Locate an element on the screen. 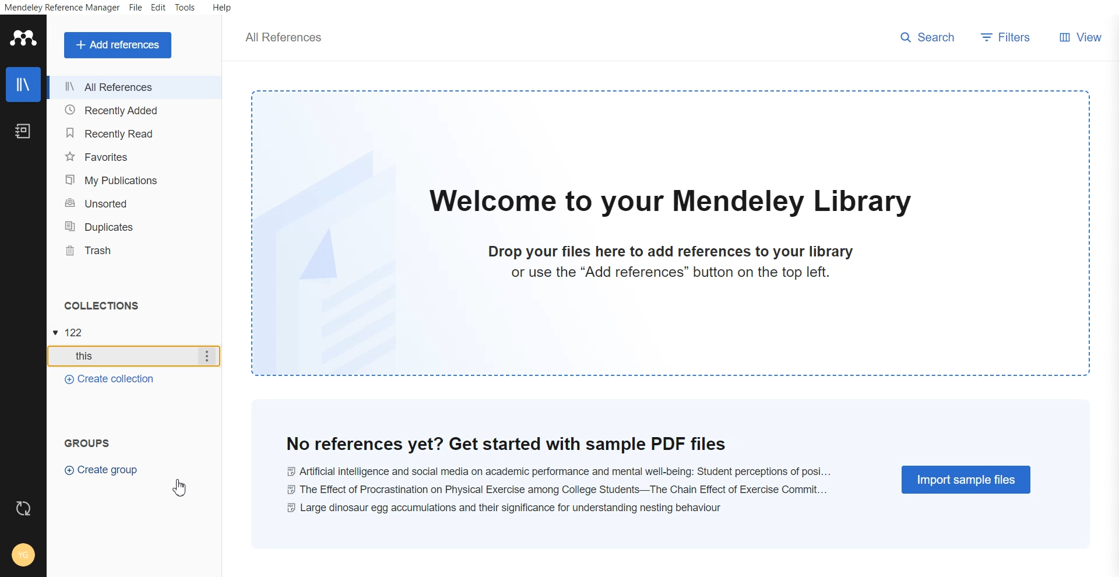 The height and width of the screenshot is (577, 1119). no reference yet? get started with sample pdf files is located at coordinates (559, 443).